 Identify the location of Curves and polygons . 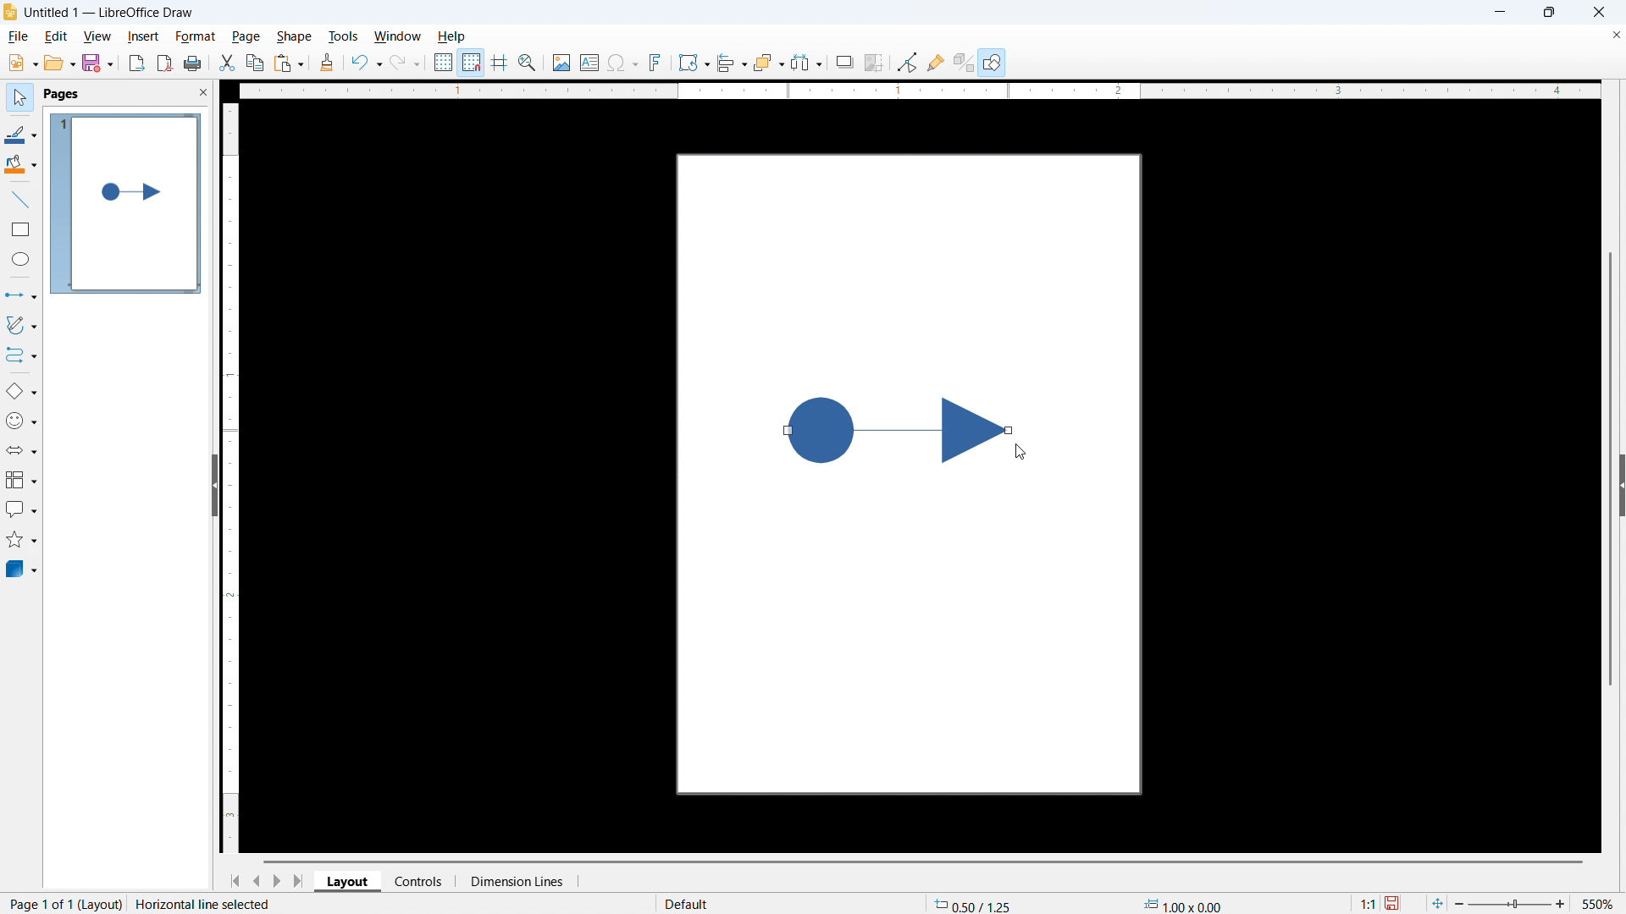
(21, 326).